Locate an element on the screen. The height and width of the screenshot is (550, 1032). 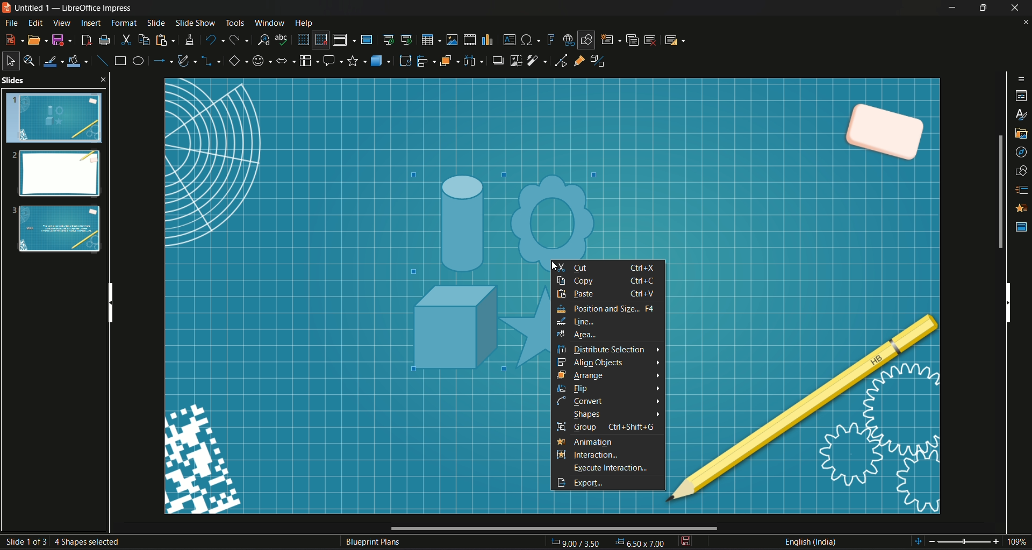
insert textbox is located at coordinates (508, 39).